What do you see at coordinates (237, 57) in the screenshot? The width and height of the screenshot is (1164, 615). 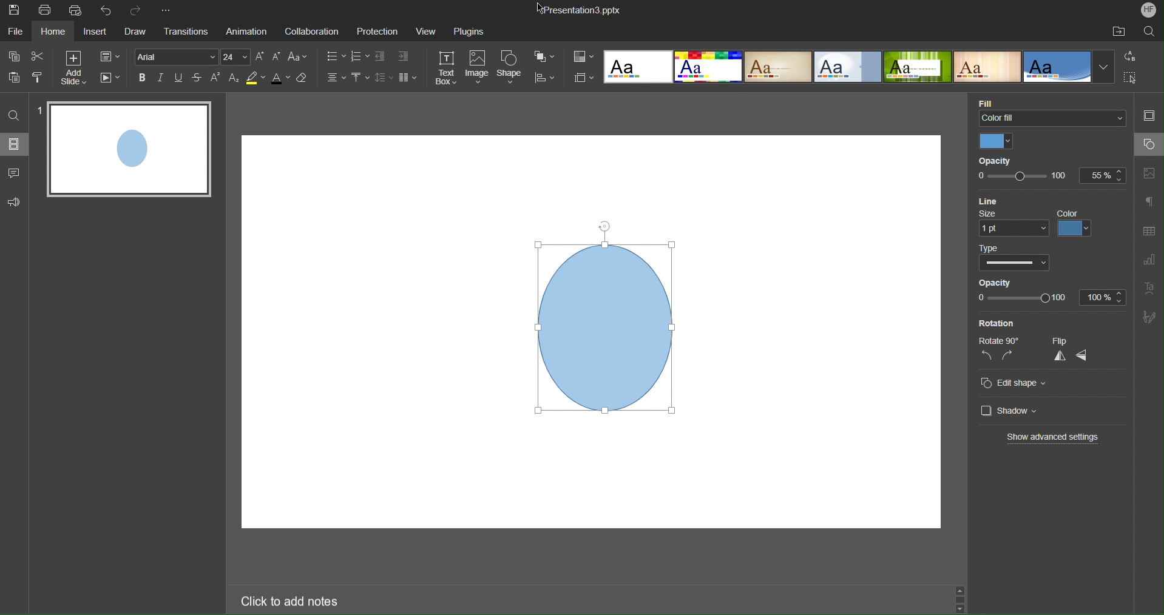 I see `24` at bounding box center [237, 57].